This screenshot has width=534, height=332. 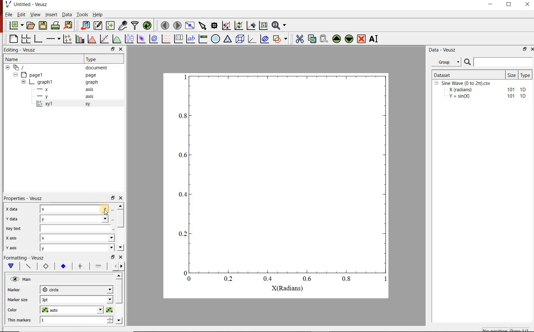 I want to click on File, so click(x=9, y=14).